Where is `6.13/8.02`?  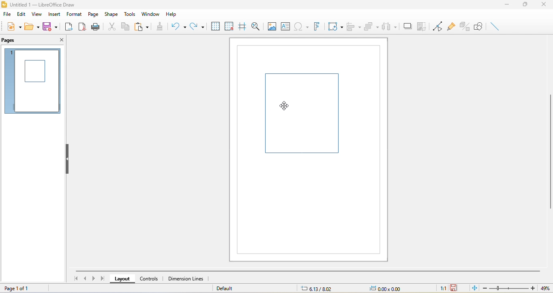
6.13/8.02 is located at coordinates (321, 288).